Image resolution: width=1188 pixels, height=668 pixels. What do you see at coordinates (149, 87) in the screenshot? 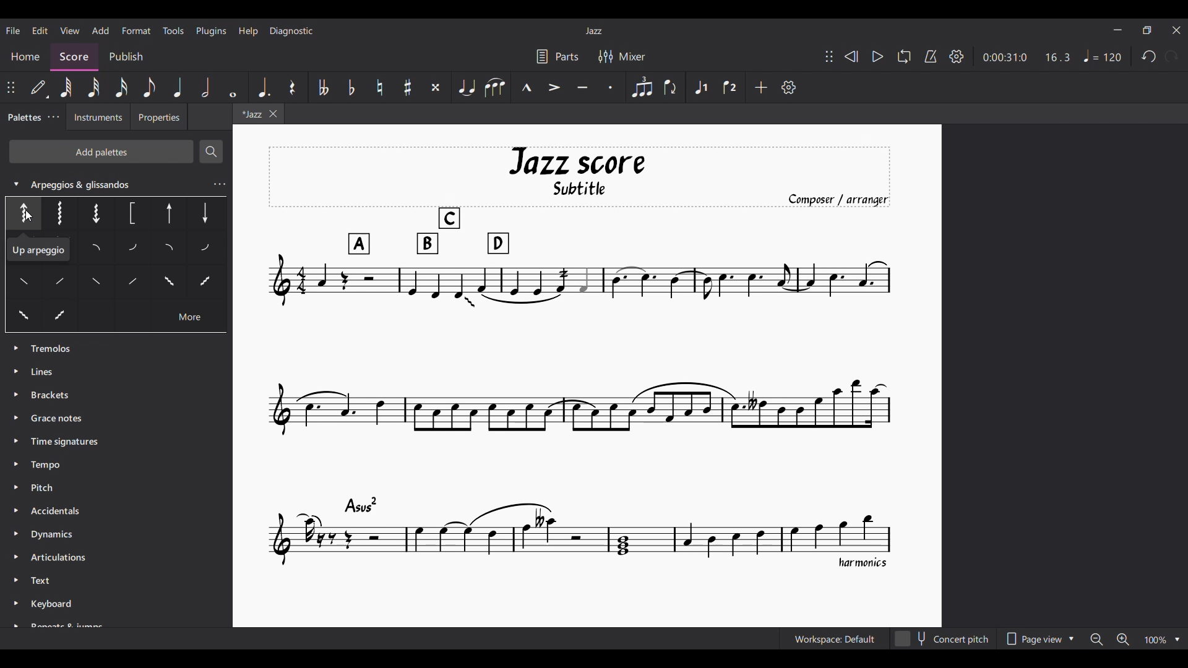
I see `8th note` at bounding box center [149, 87].